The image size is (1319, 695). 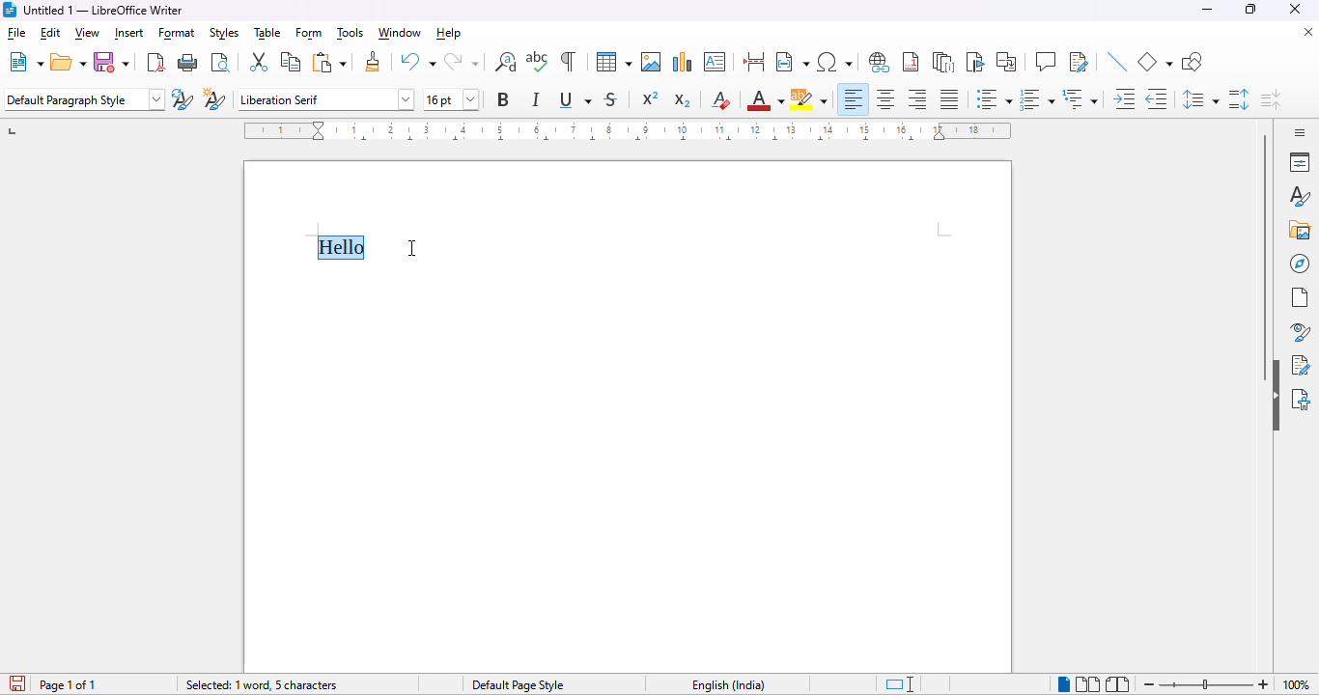 What do you see at coordinates (944, 64) in the screenshot?
I see `insert endnote` at bounding box center [944, 64].